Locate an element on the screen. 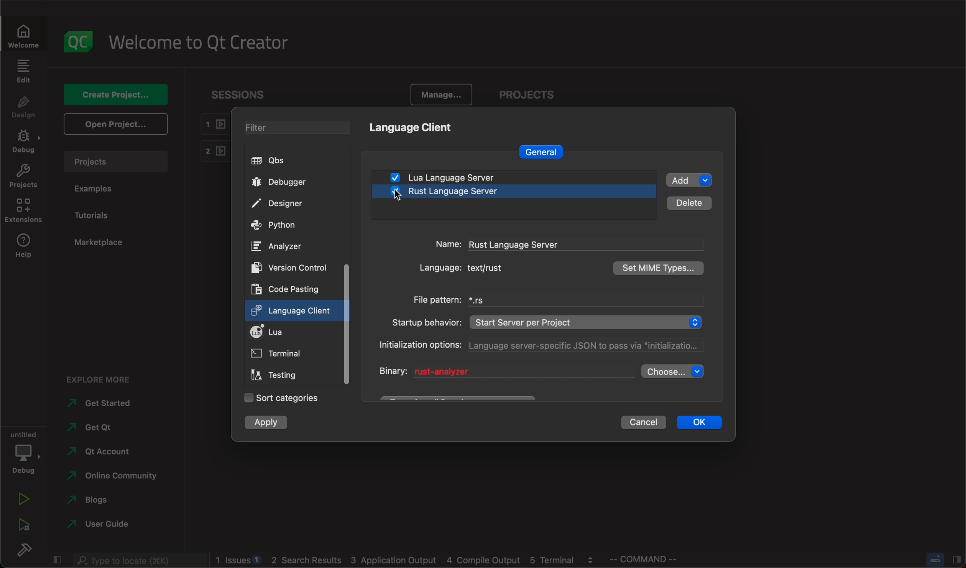 This screenshot has width=966, height=568. language is located at coordinates (412, 127).